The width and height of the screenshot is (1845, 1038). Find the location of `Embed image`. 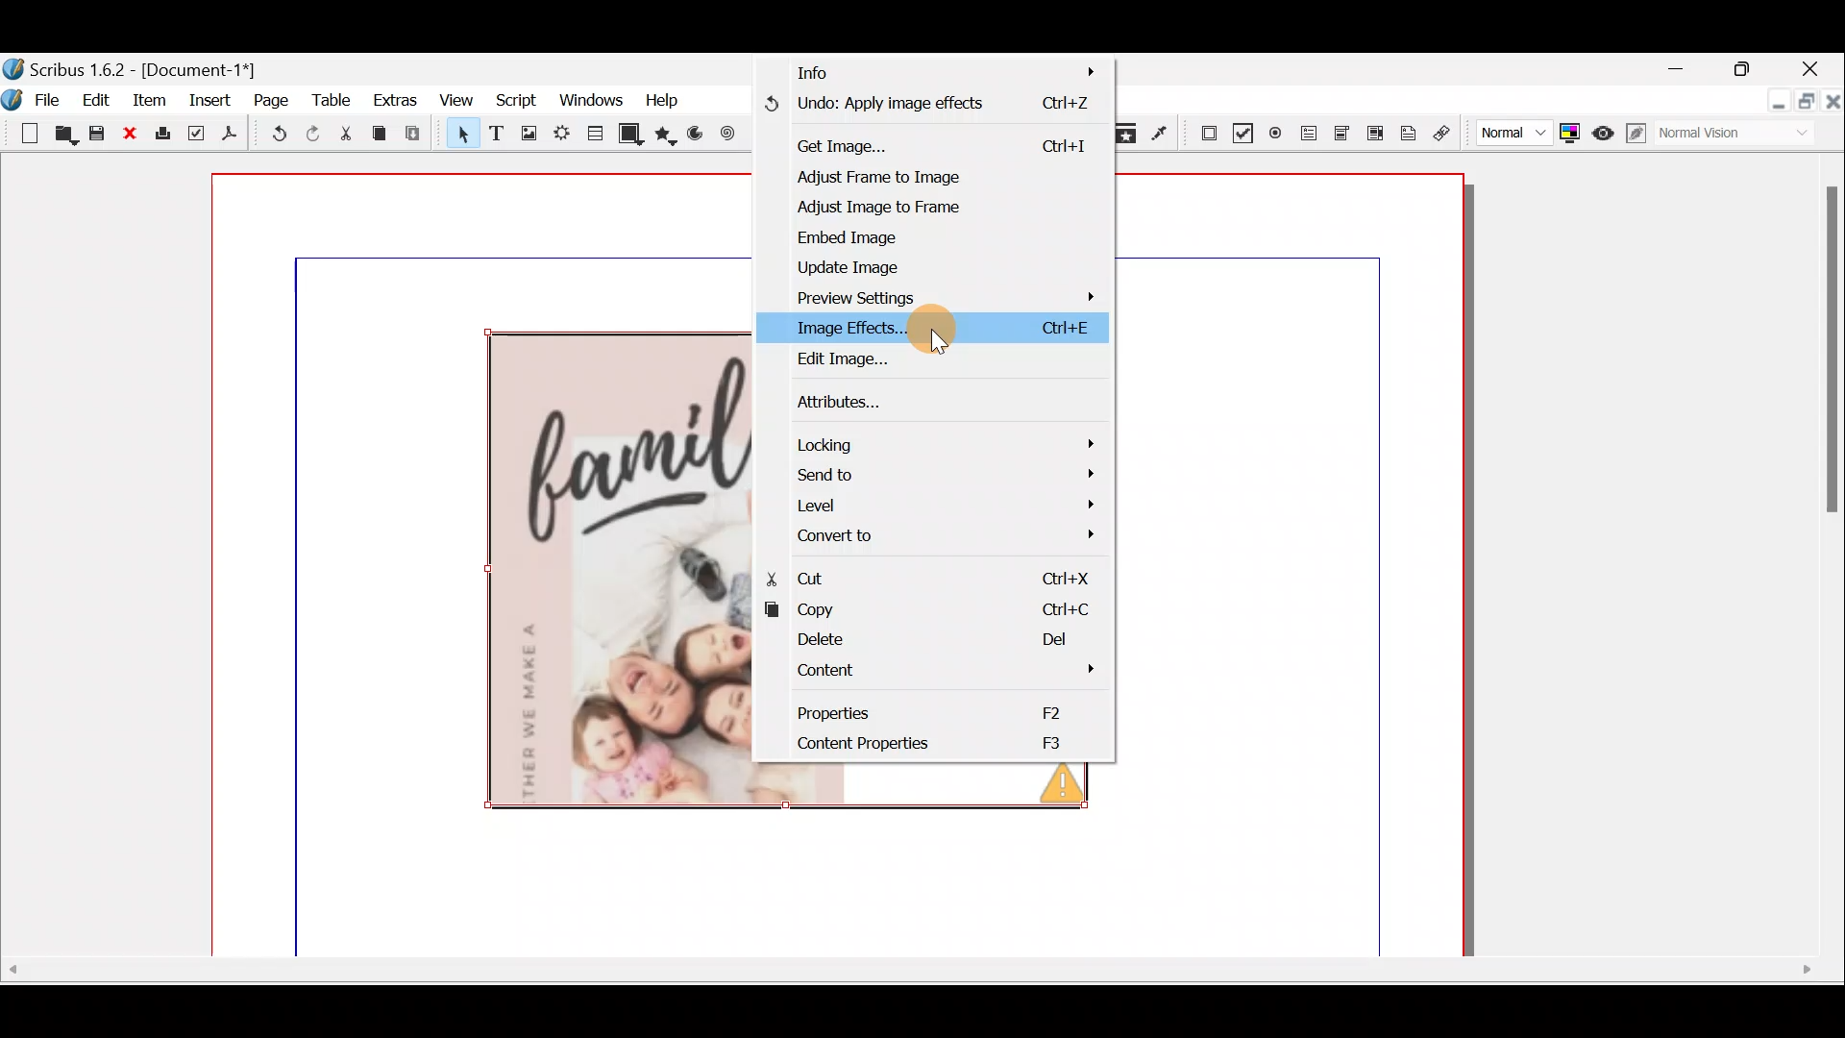

Embed image is located at coordinates (858, 237).